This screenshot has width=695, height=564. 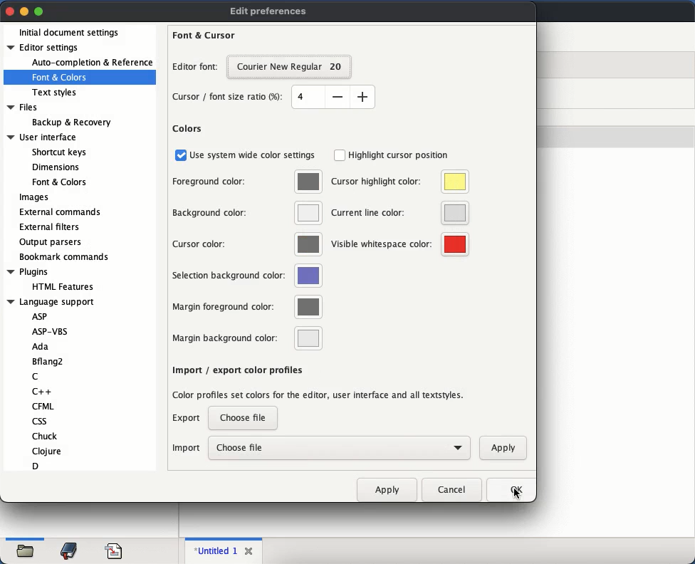 I want to click on code, so click(x=114, y=549).